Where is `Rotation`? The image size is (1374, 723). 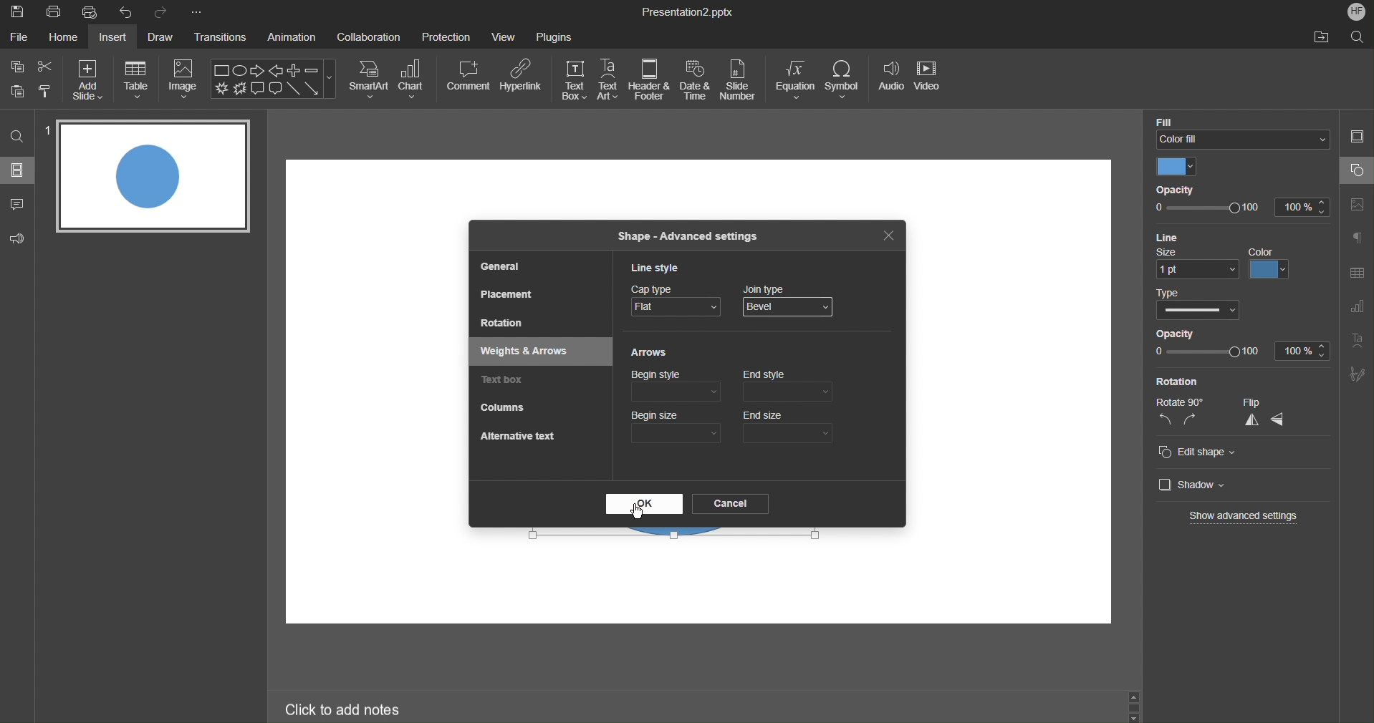 Rotation is located at coordinates (1176, 381).